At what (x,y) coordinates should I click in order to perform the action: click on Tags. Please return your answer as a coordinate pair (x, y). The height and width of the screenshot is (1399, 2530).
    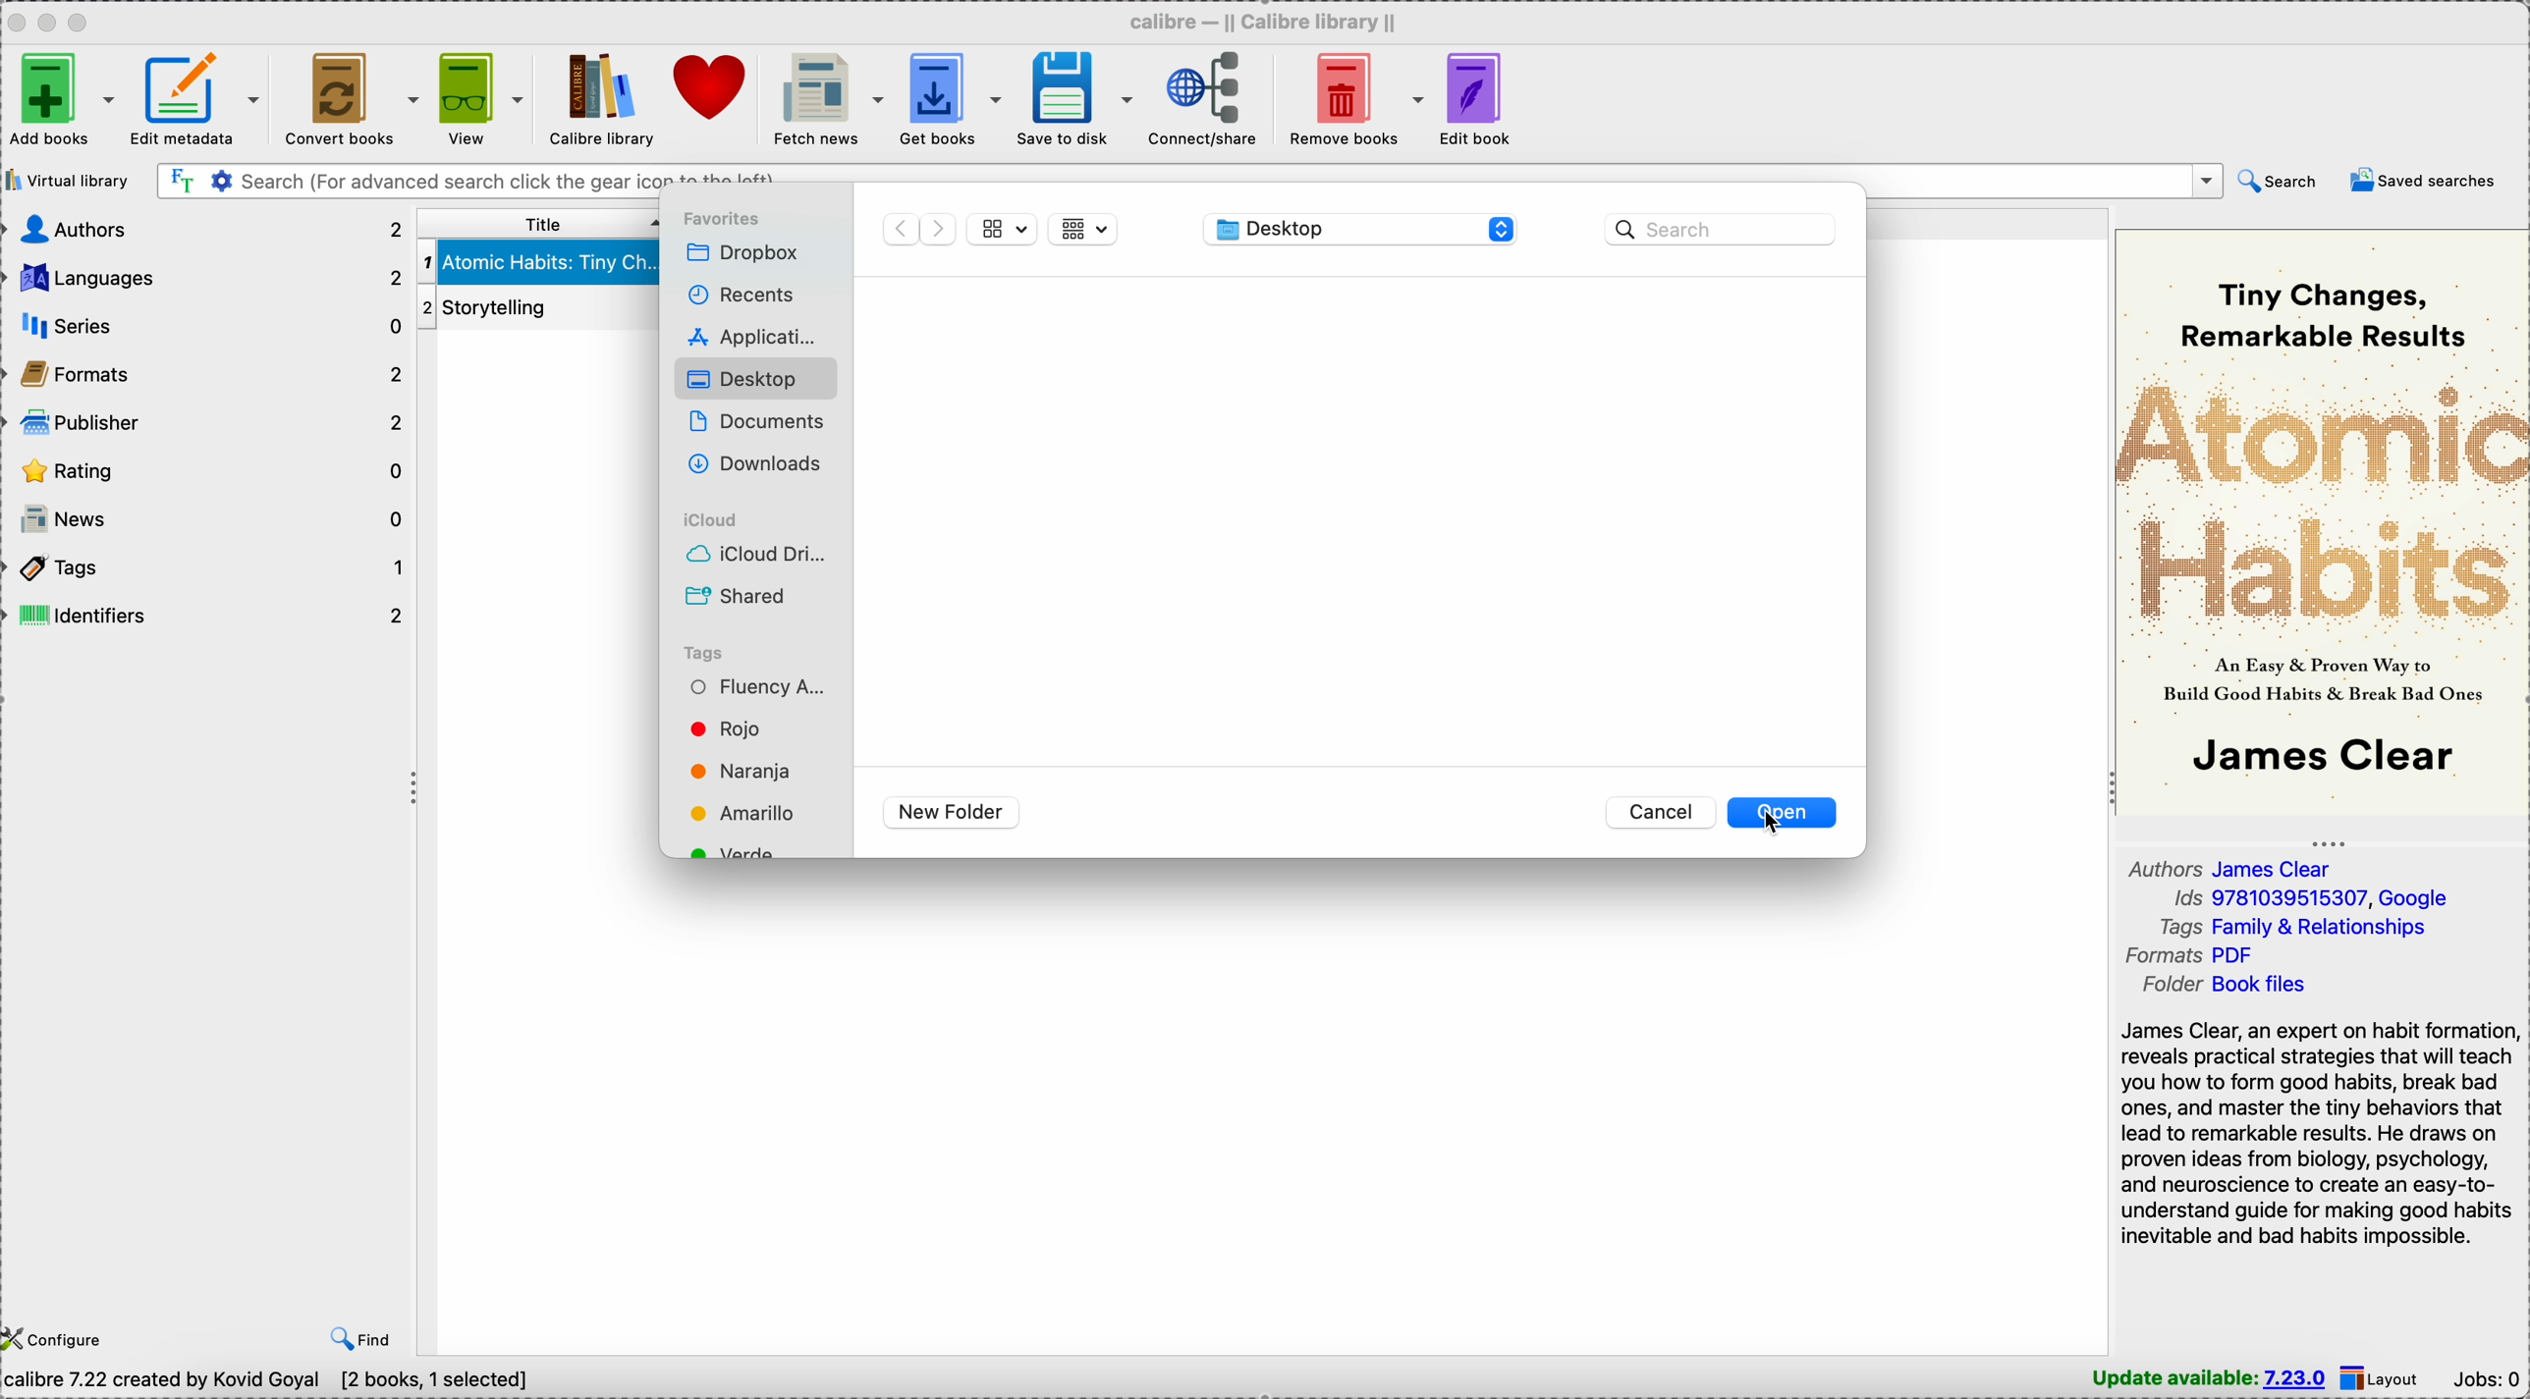
    Looking at the image, I should click on (703, 653).